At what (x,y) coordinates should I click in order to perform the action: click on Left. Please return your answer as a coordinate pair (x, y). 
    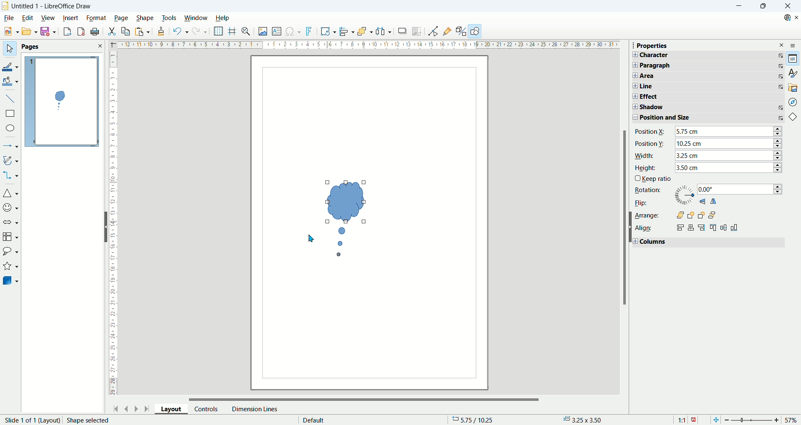
    Looking at the image, I should click on (680, 227).